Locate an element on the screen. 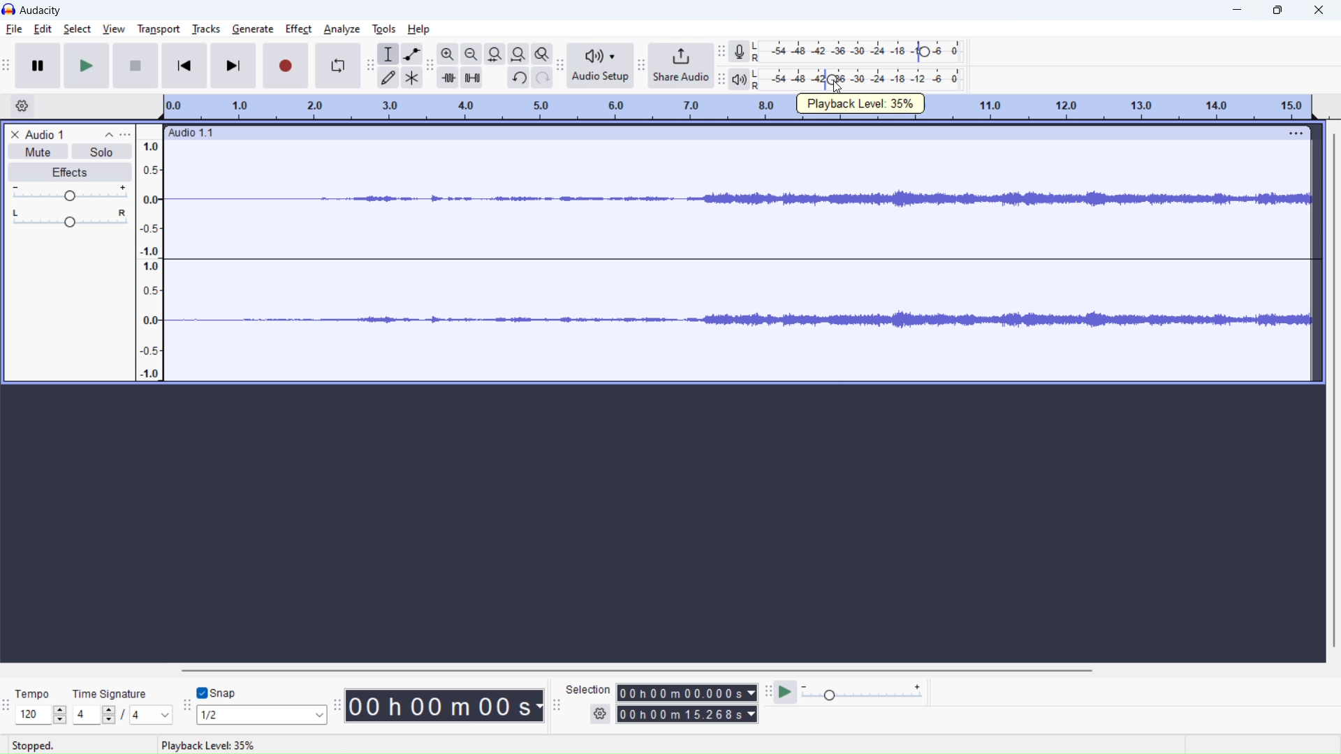 The width and height of the screenshot is (1341, 754). Tempo is located at coordinates (36, 692).